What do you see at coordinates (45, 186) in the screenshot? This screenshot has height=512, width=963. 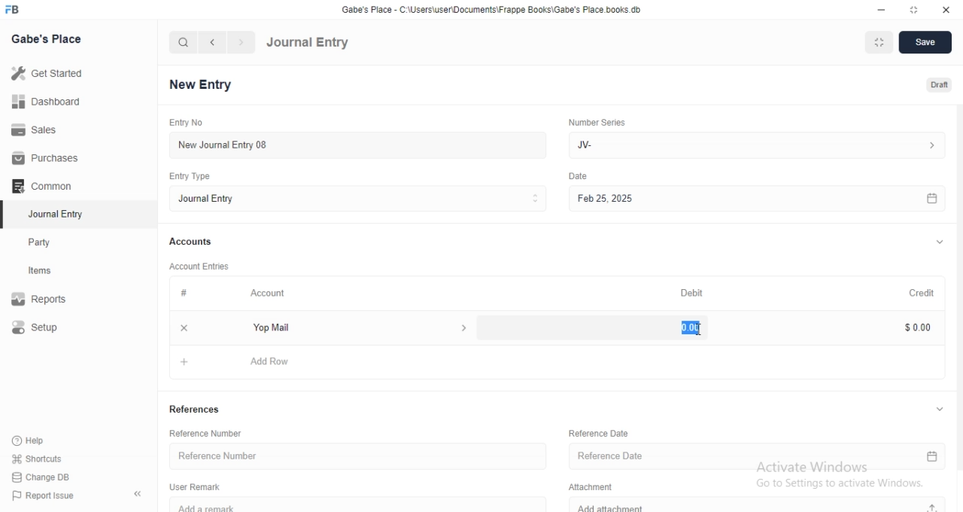 I see `Common` at bounding box center [45, 186].